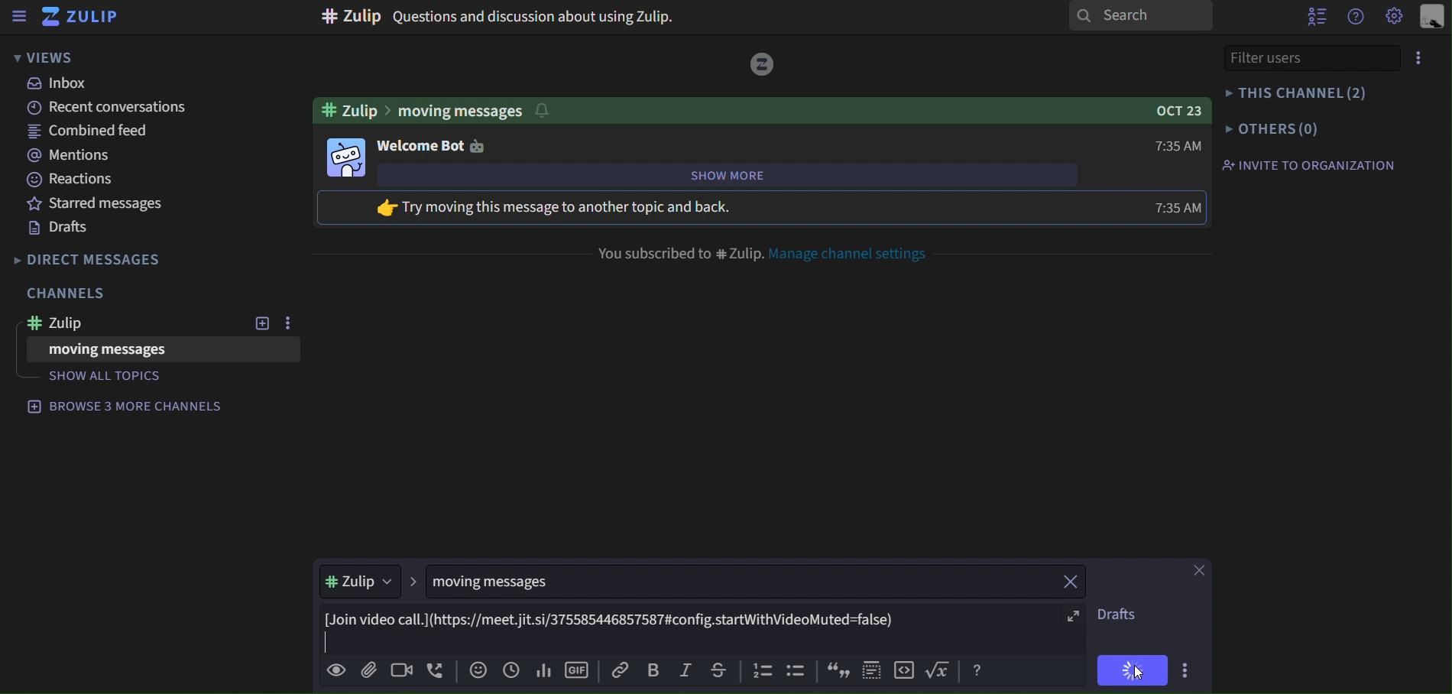 This screenshot has width=1452, height=694. What do you see at coordinates (1129, 670) in the screenshot?
I see `send` at bounding box center [1129, 670].